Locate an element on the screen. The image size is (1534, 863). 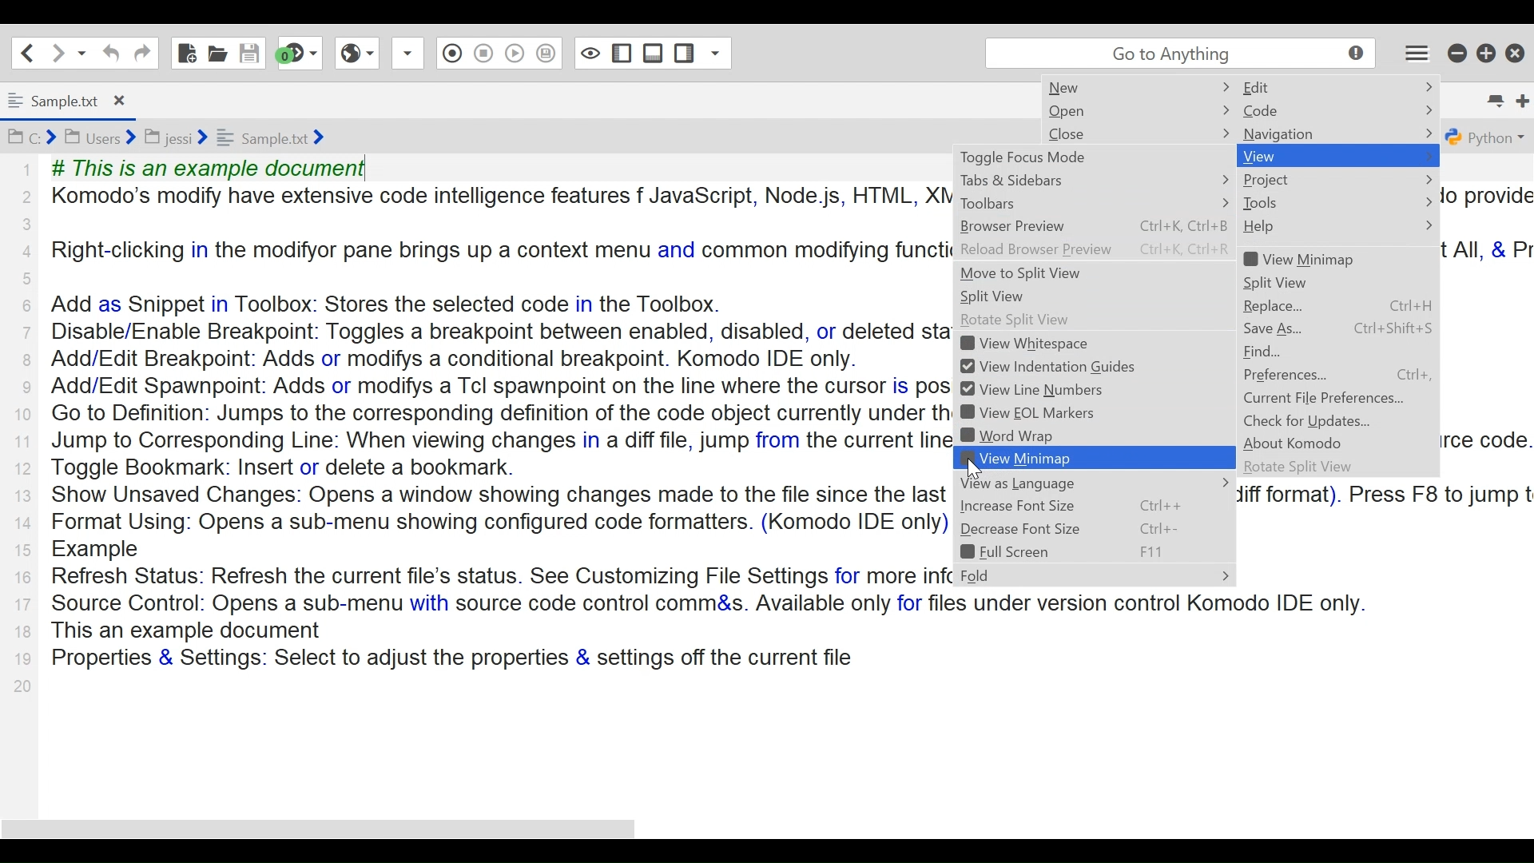
Cursor is located at coordinates (1420, 164).